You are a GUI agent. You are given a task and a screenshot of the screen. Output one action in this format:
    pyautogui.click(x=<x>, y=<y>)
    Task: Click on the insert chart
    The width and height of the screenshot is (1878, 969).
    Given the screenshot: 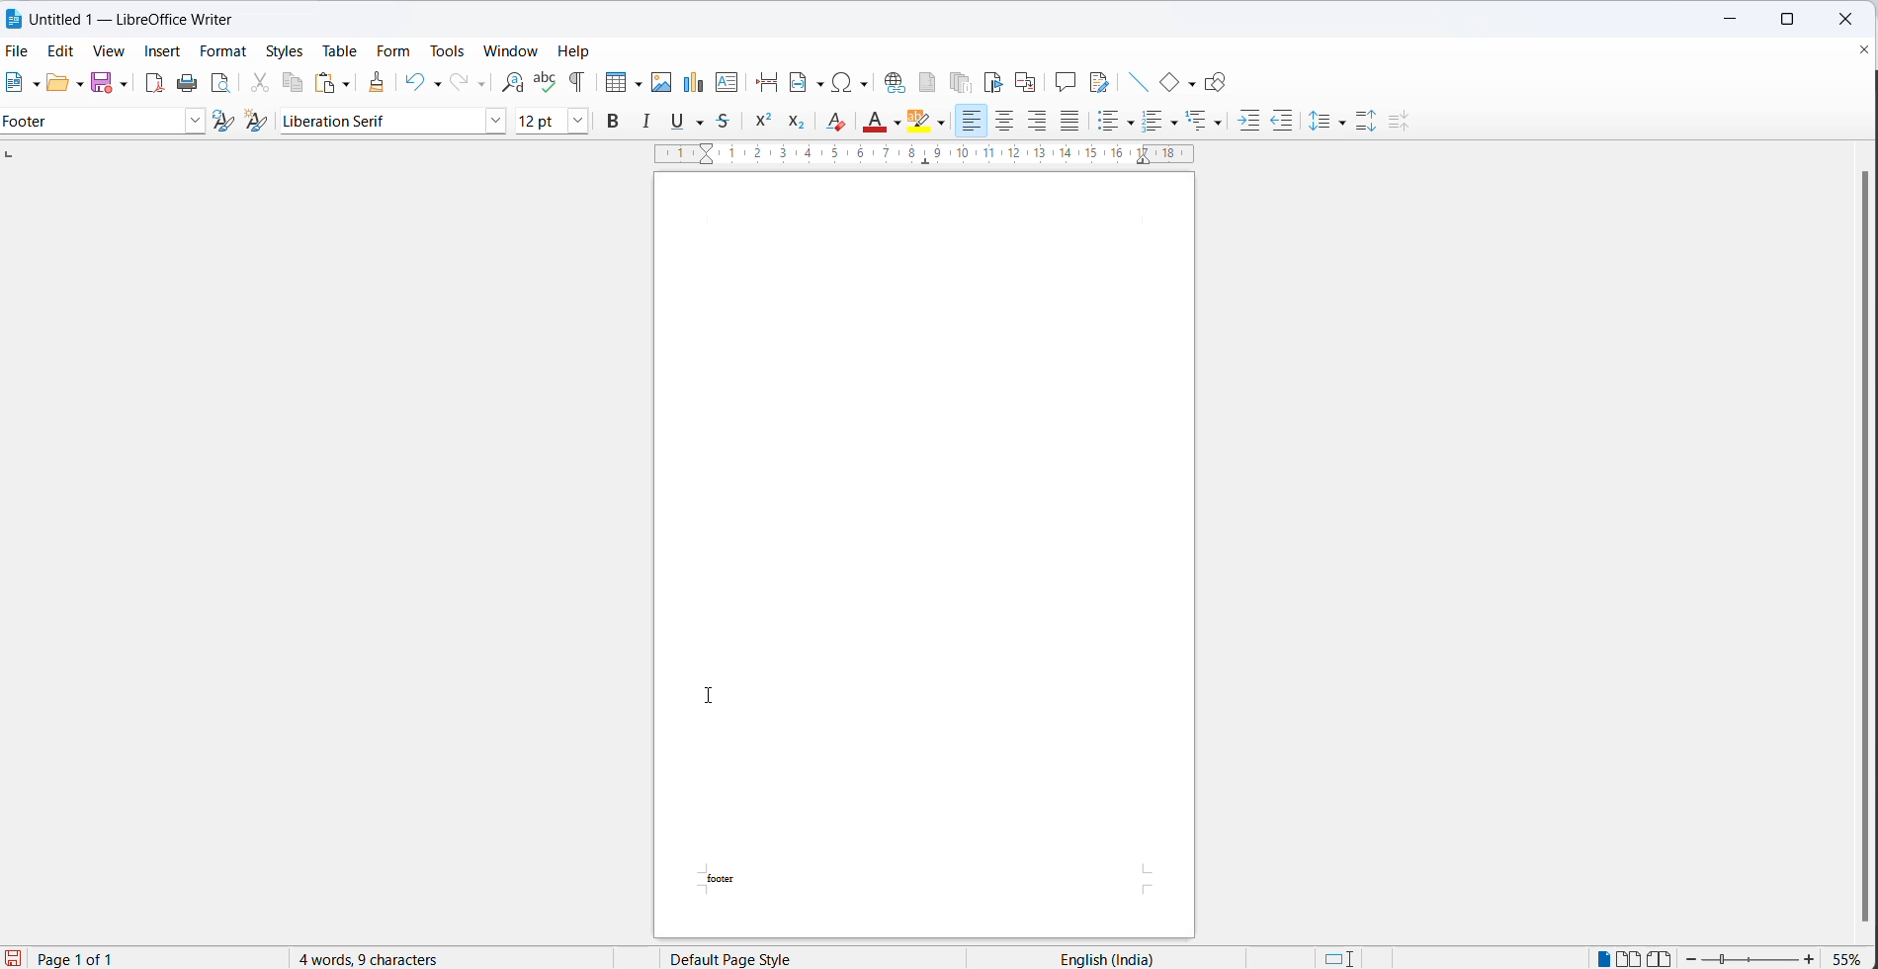 What is the action you would take?
    pyautogui.click(x=696, y=83)
    